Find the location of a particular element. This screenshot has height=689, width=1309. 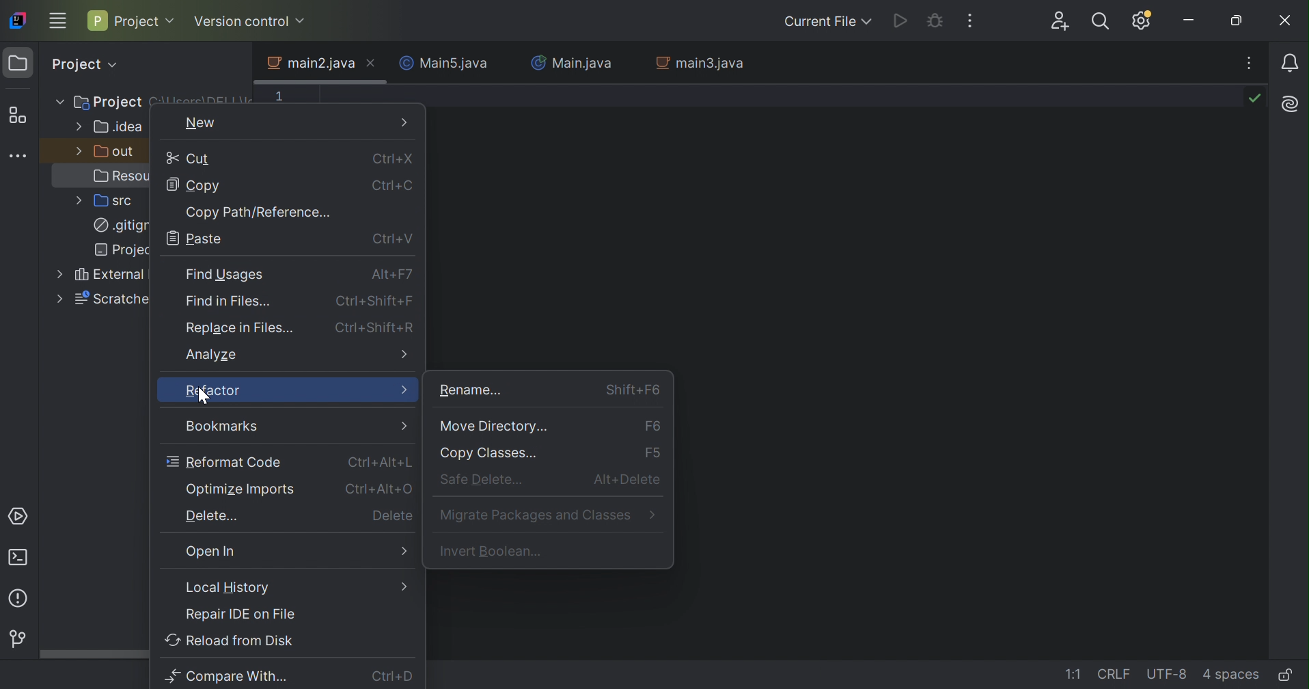

More is located at coordinates (405, 552).